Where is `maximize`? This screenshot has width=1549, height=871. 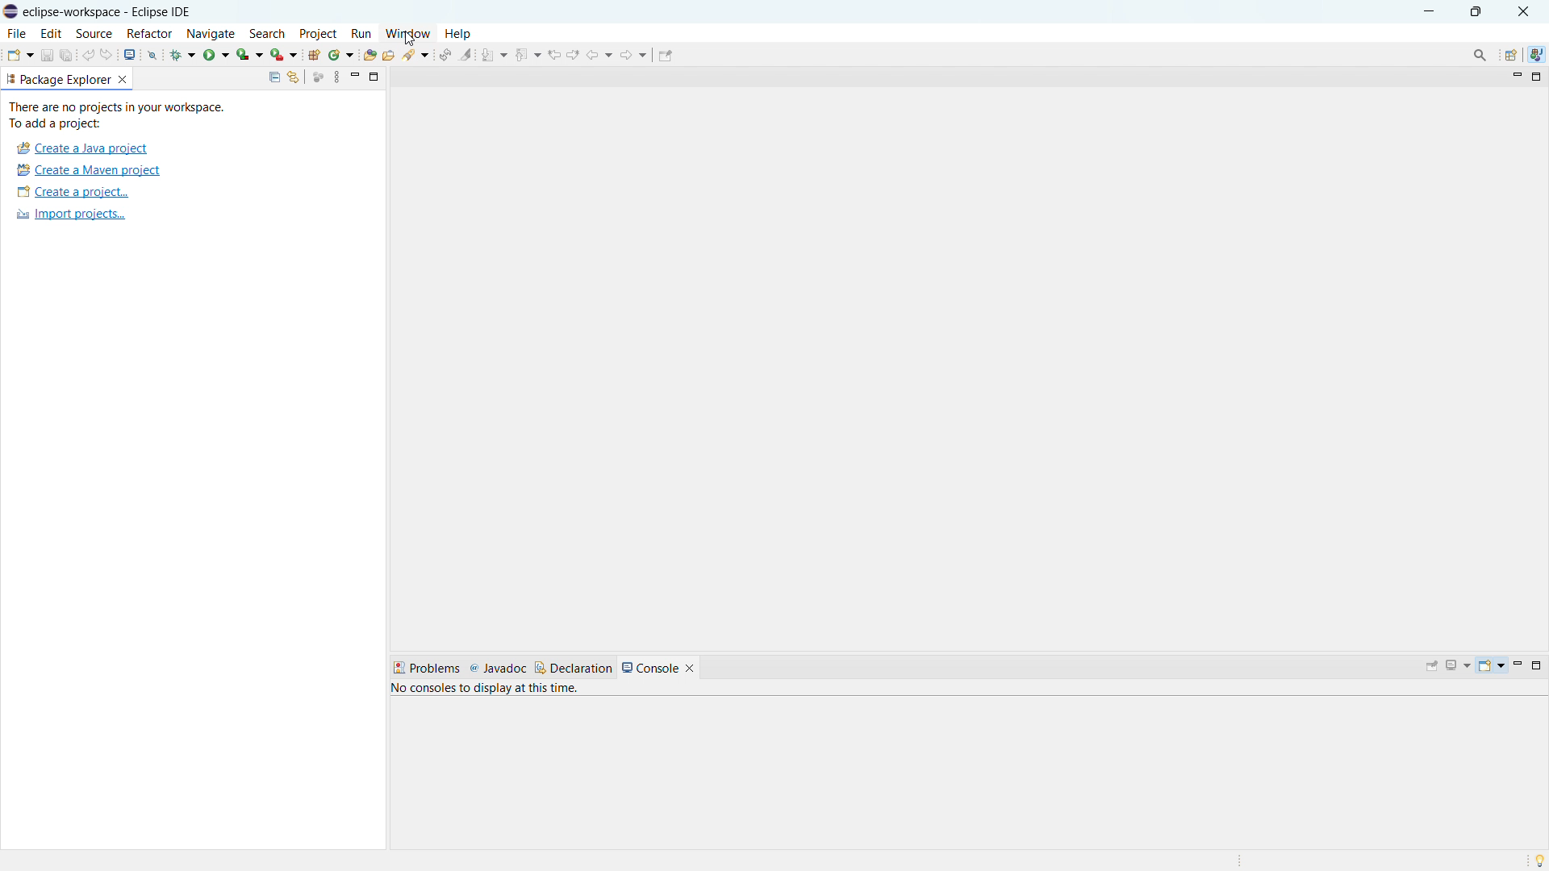
maximize is located at coordinates (1539, 666).